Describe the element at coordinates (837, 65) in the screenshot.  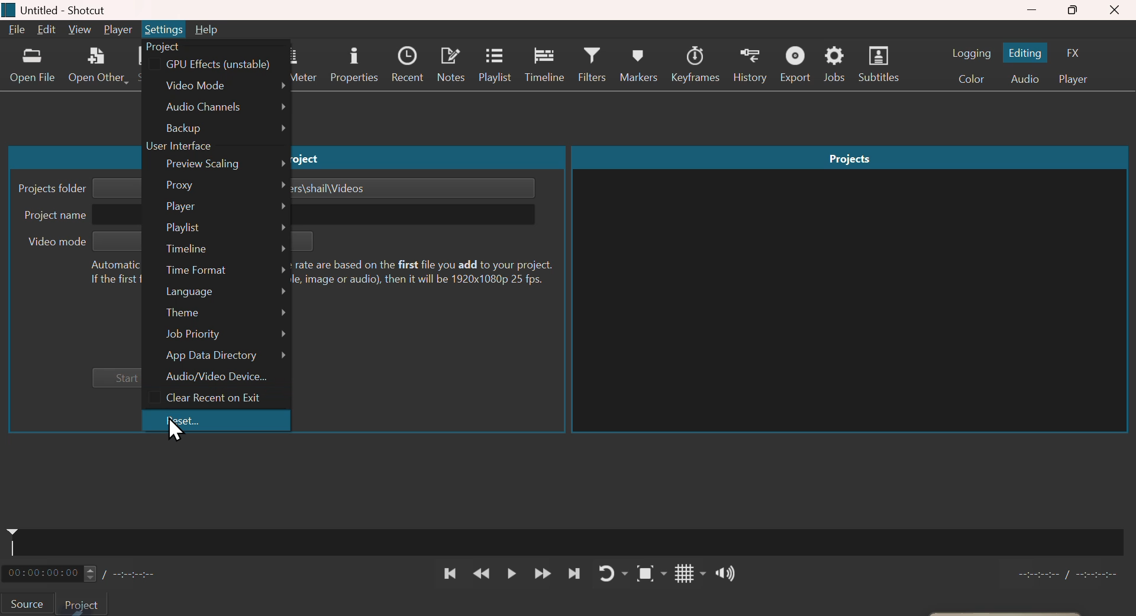
I see `Jobs` at that location.